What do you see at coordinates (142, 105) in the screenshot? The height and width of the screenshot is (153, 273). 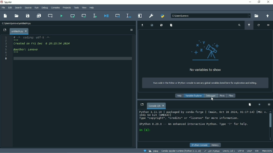 I see `Browse tabs` at bounding box center [142, 105].